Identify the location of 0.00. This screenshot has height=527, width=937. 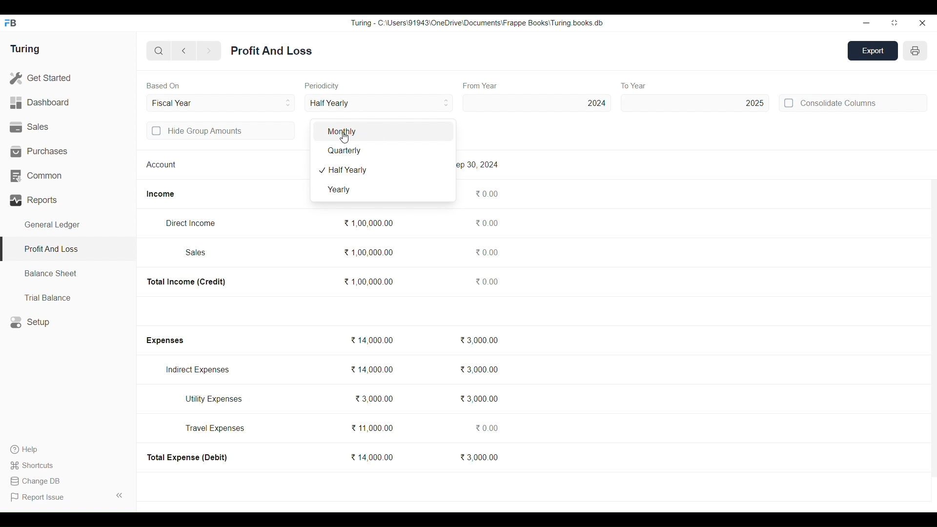
(486, 281).